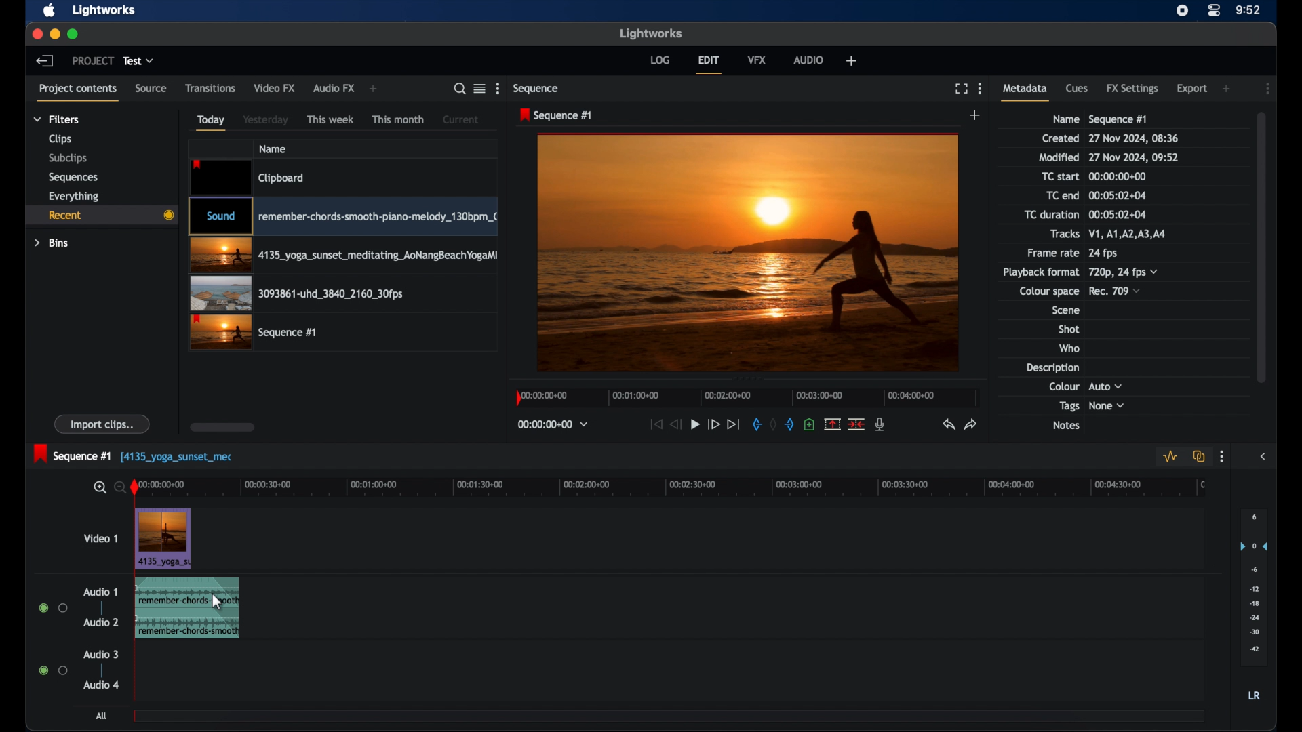 The image size is (1302, 732). What do you see at coordinates (224, 608) in the screenshot?
I see `fade on effect icon` at bounding box center [224, 608].